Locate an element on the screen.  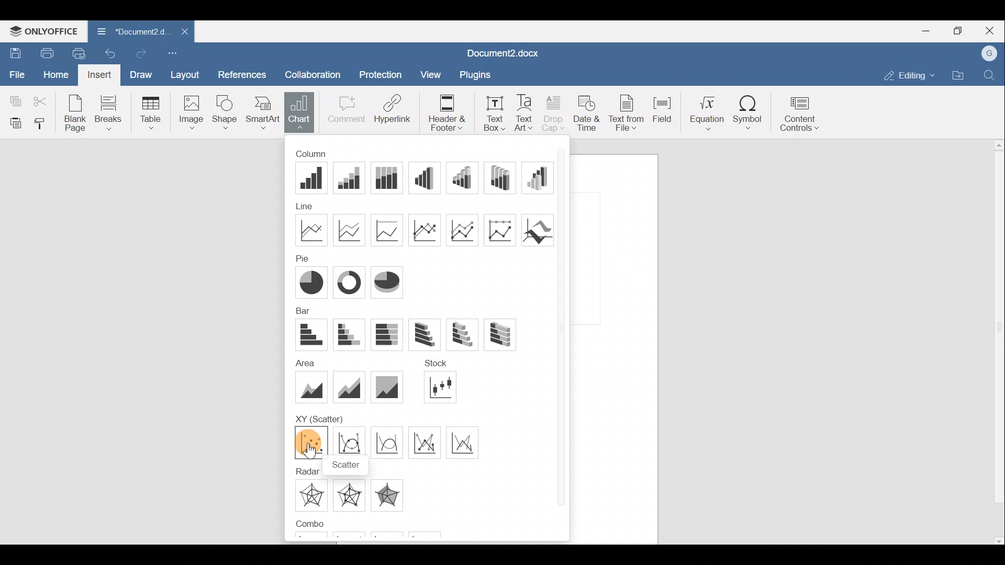
Clustered bar is located at coordinates (310, 335).